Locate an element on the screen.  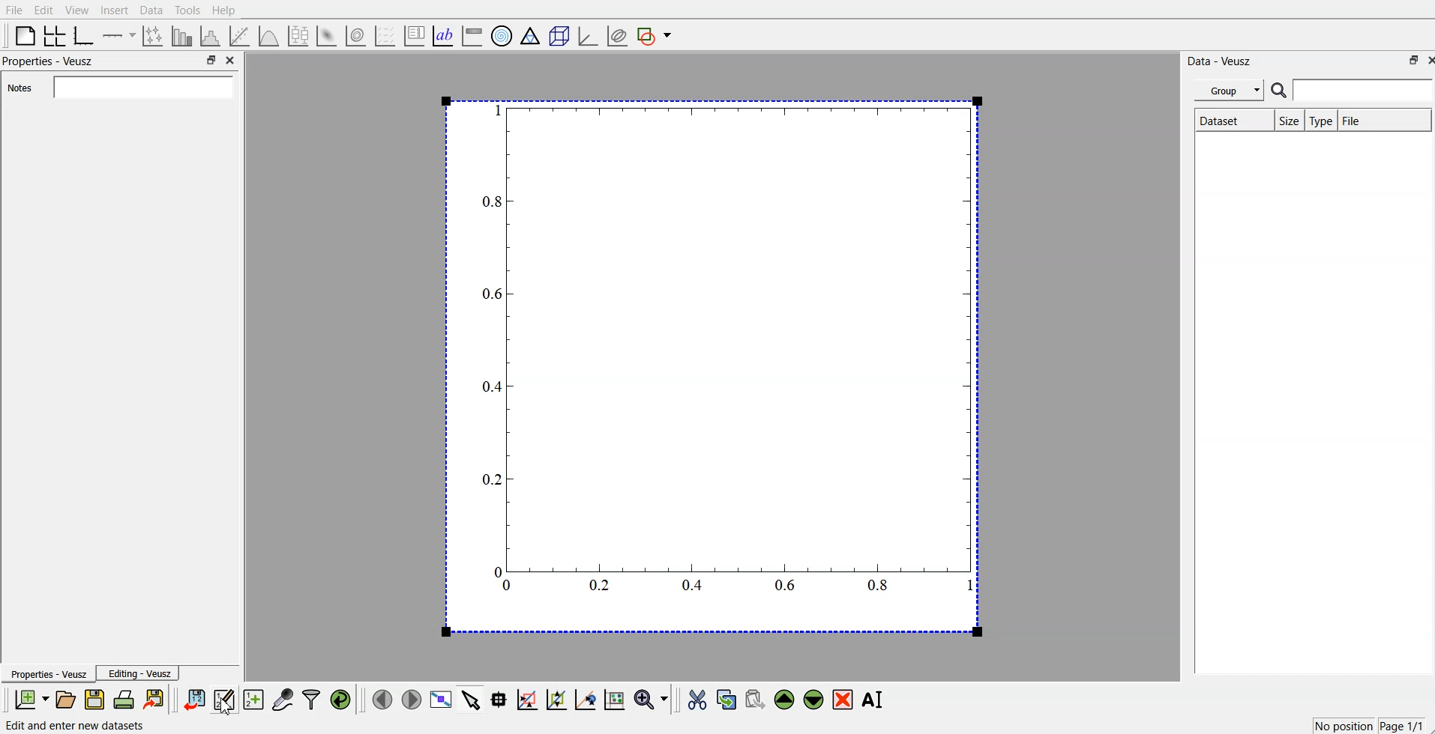
plot box plots is located at coordinates (301, 35).